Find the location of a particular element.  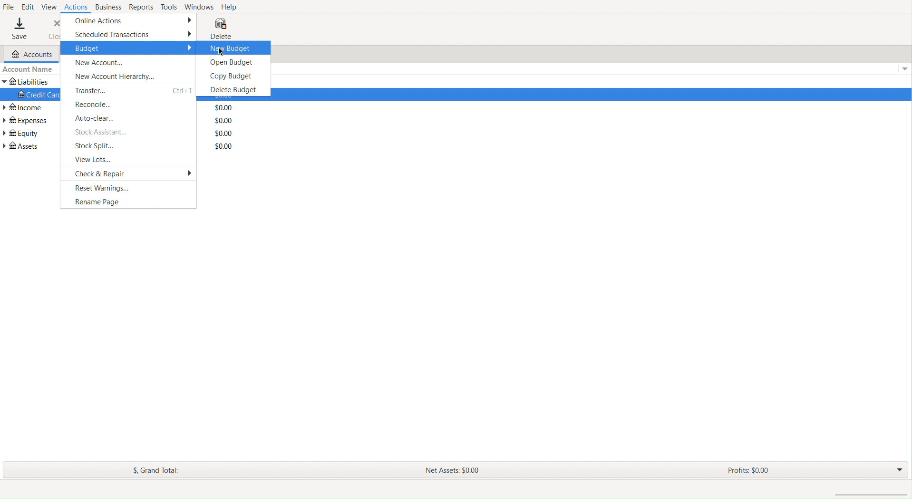

Cursor is located at coordinates (221, 51).